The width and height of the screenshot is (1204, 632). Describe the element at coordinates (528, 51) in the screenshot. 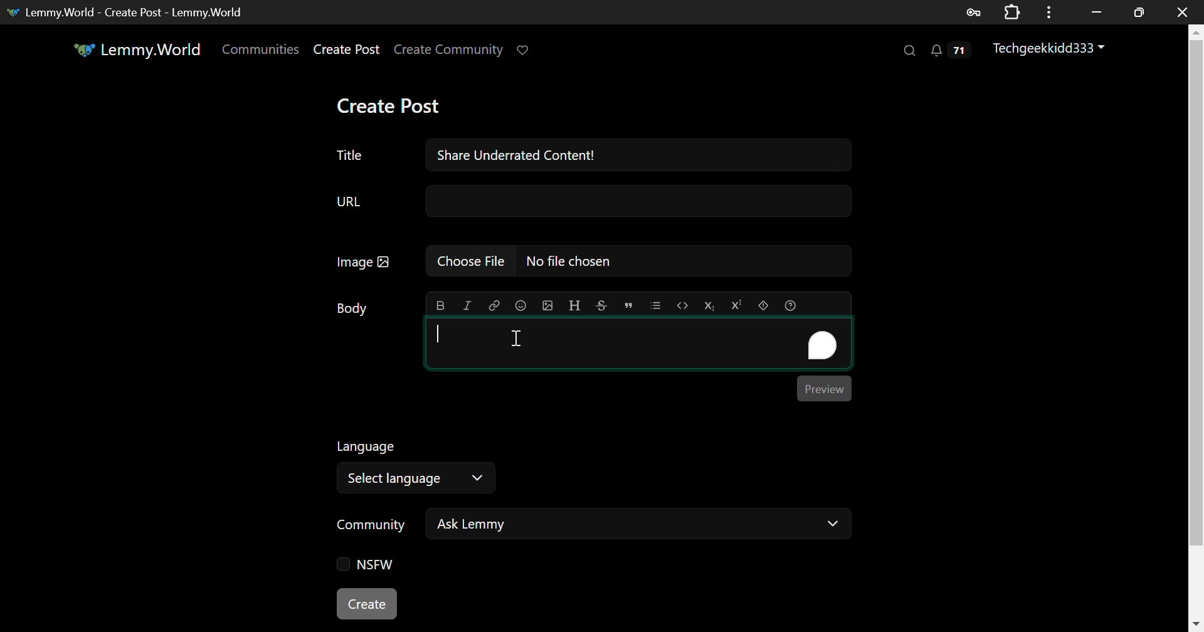

I see `Donate` at that location.